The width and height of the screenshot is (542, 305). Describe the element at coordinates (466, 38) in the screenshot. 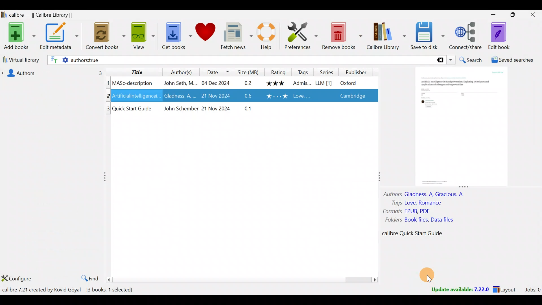

I see `Connect/Share` at that location.